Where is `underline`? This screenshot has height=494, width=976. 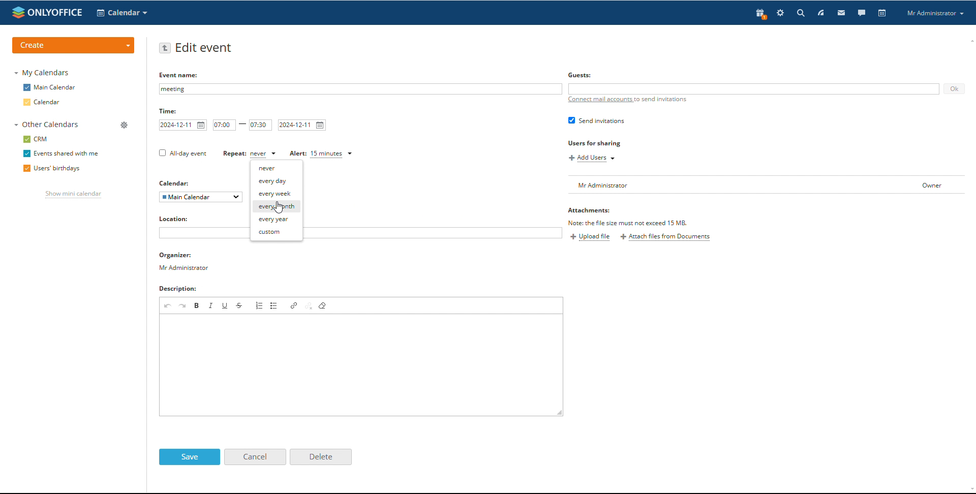 underline is located at coordinates (225, 305).